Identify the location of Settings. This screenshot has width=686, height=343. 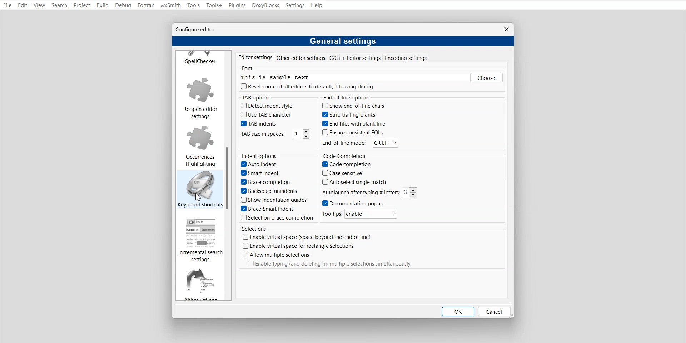
(295, 5).